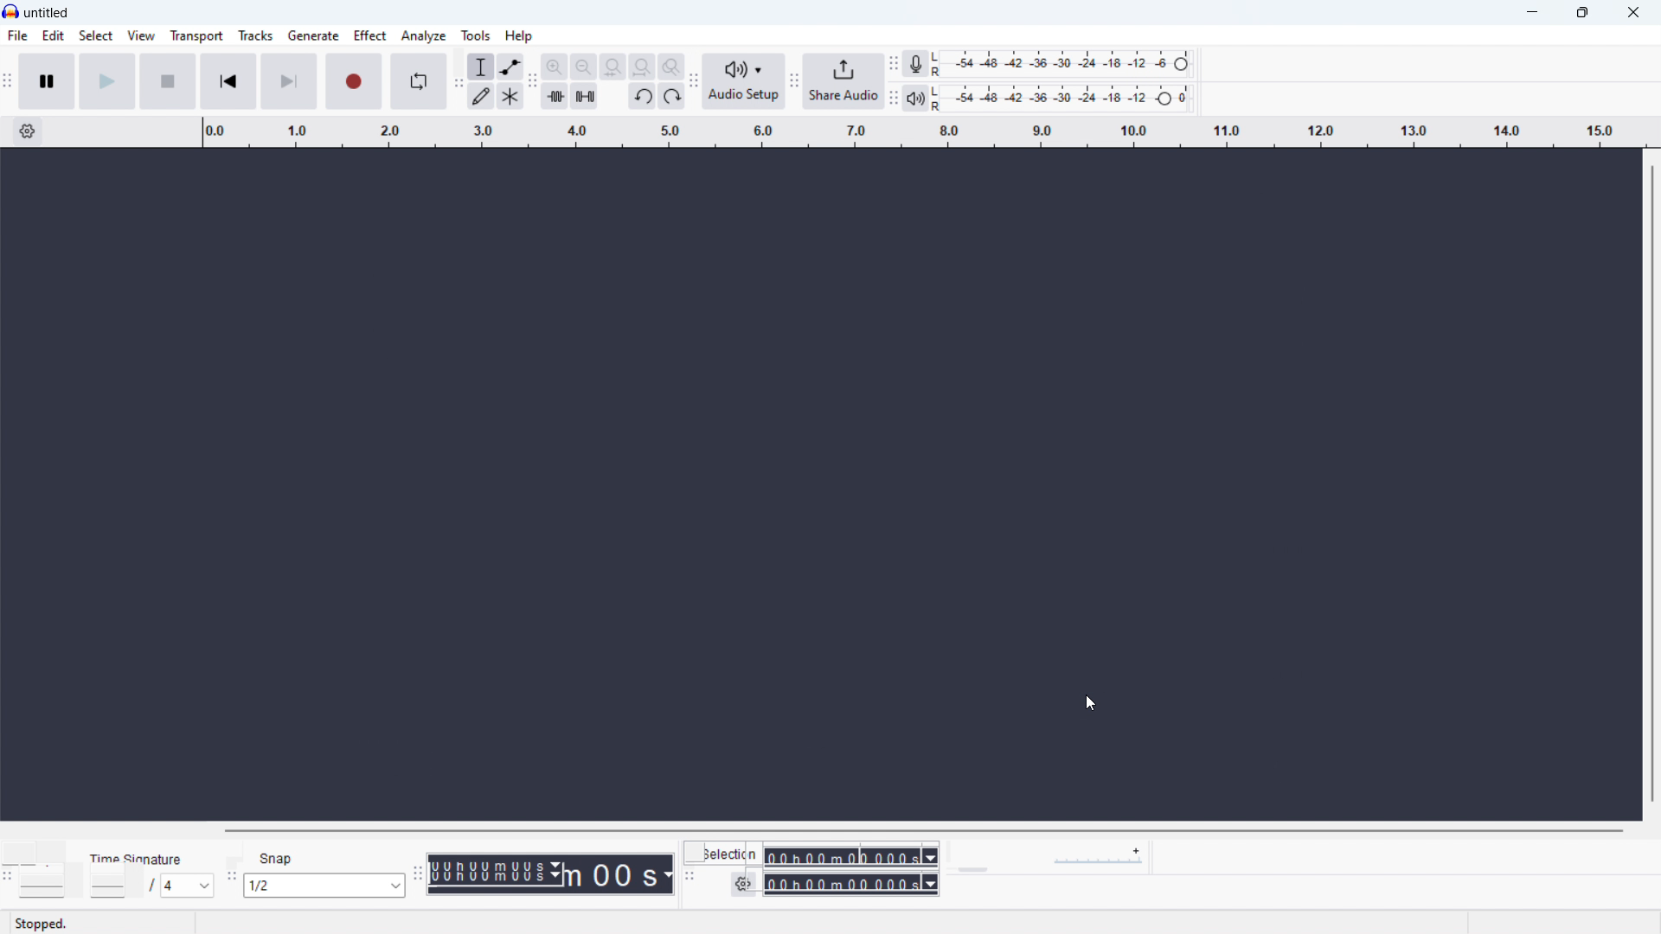  Describe the element at coordinates (670, 66) in the screenshot. I see `toggle zoom` at that location.